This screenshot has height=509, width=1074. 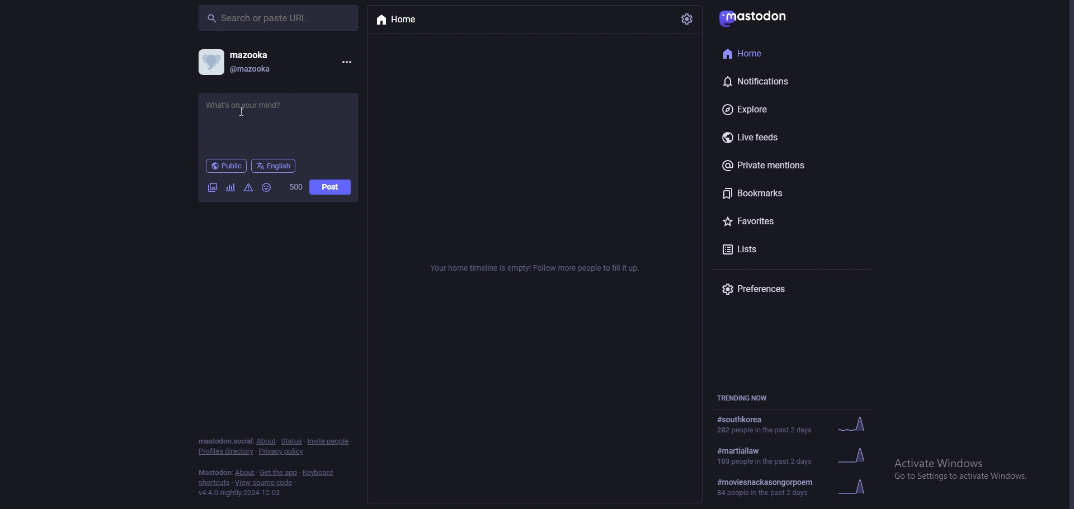 What do you see at coordinates (793, 423) in the screenshot?
I see `trending` at bounding box center [793, 423].